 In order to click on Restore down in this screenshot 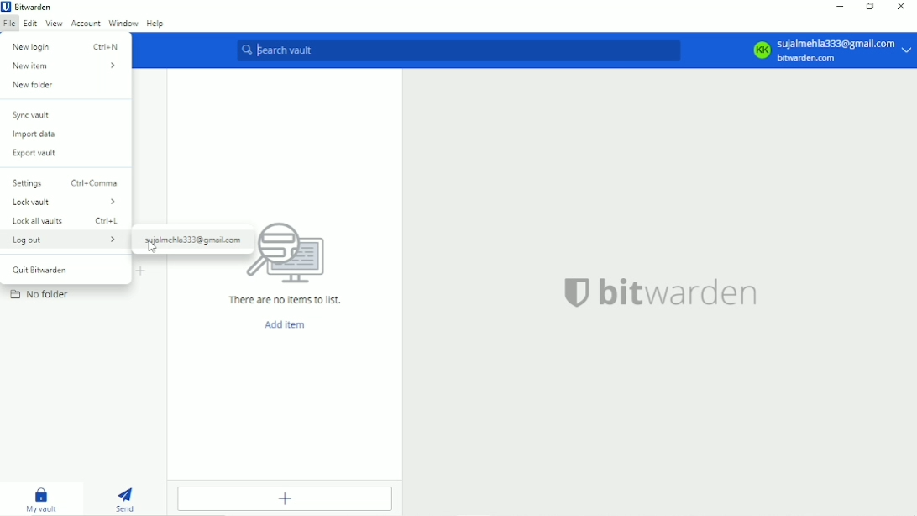, I will do `click(872, 8)`.